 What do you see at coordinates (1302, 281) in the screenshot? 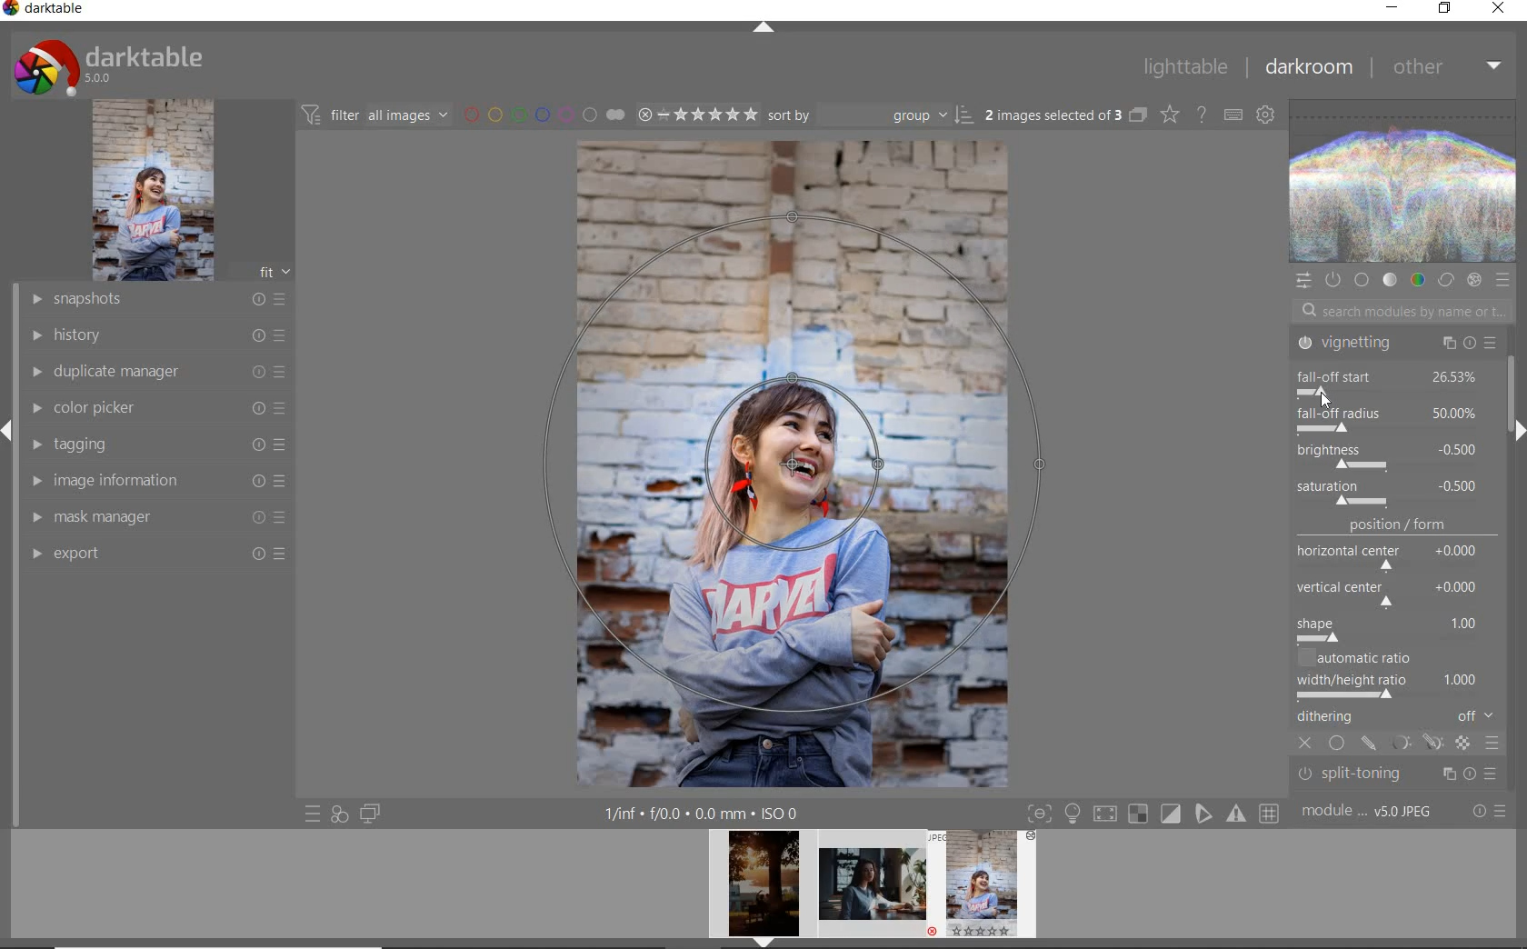
I see `quick access panel` at bounding box center [1302, 281].